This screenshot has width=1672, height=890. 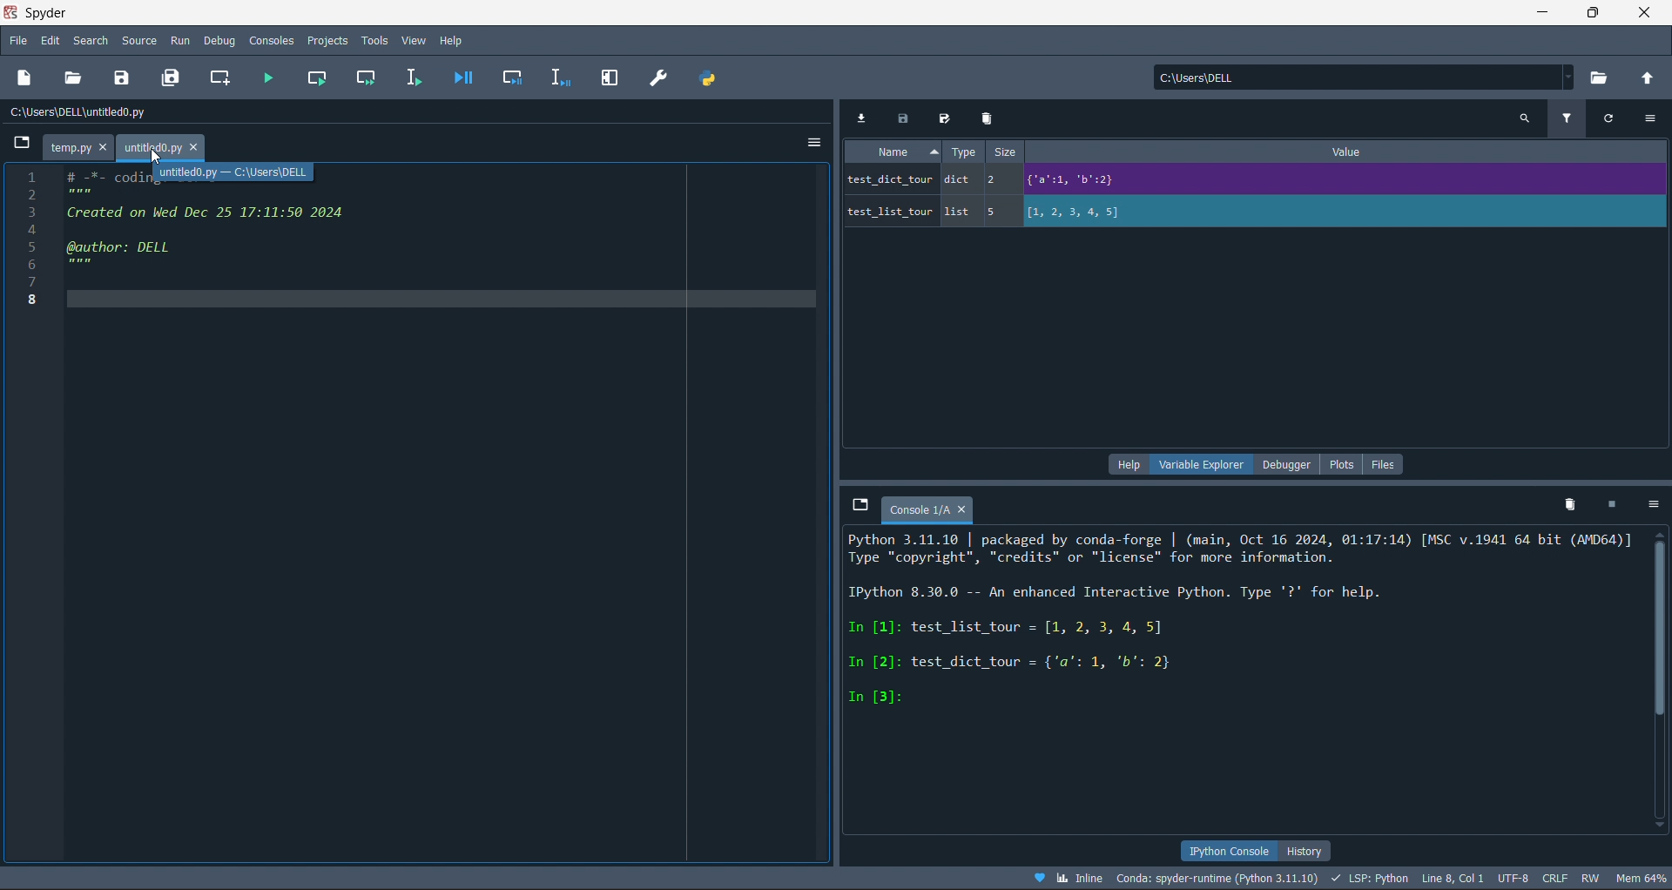 I want to click on minimize, so click(x=1545, y=15).